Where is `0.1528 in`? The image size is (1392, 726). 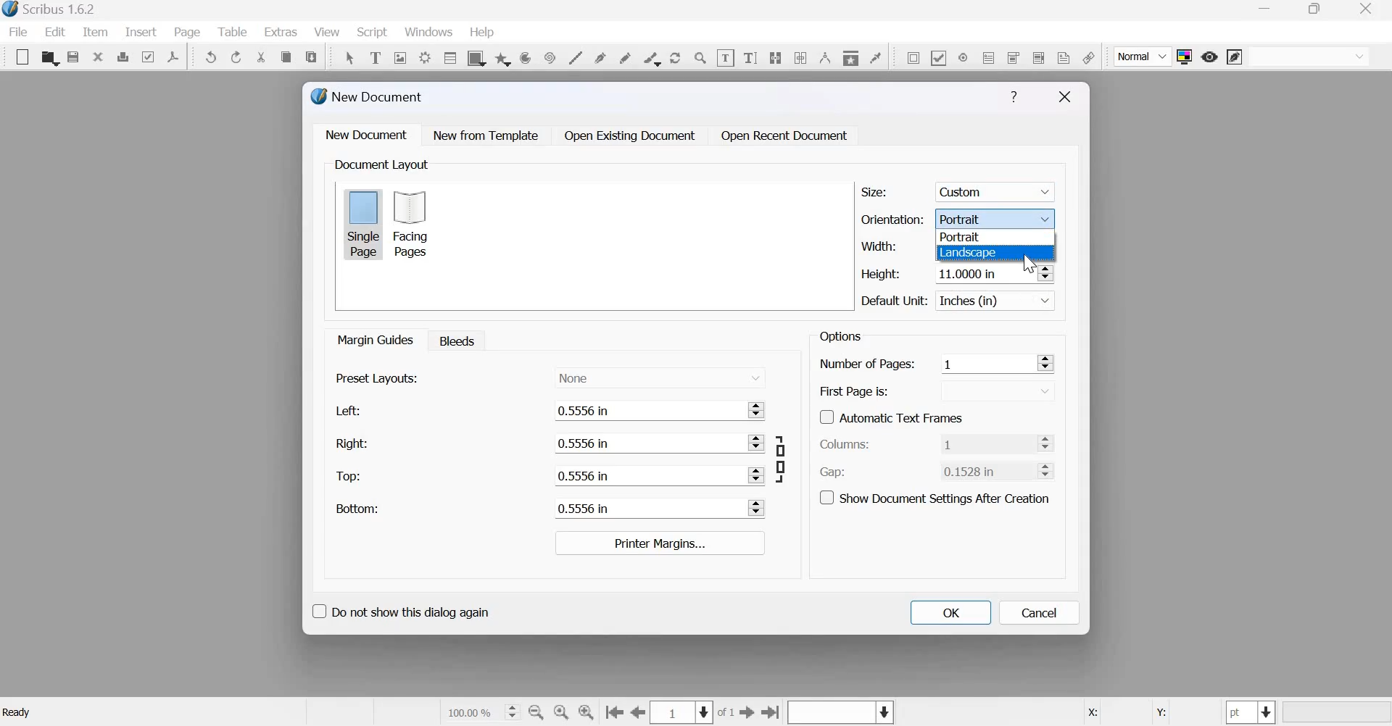
0.1528 in is located at coordinates (985, 470).